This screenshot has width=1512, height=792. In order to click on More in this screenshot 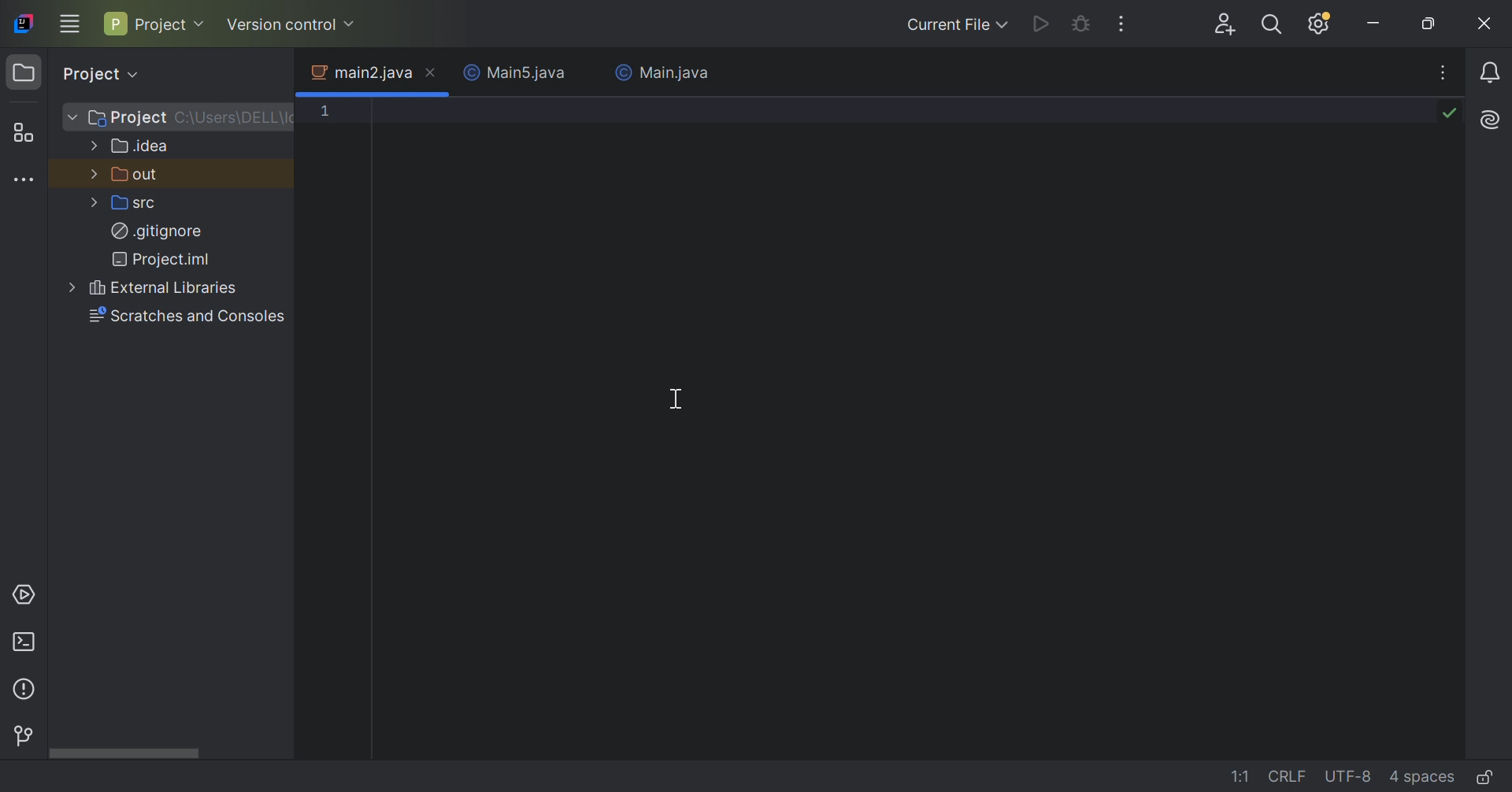, I will do `click(91, 145)`.